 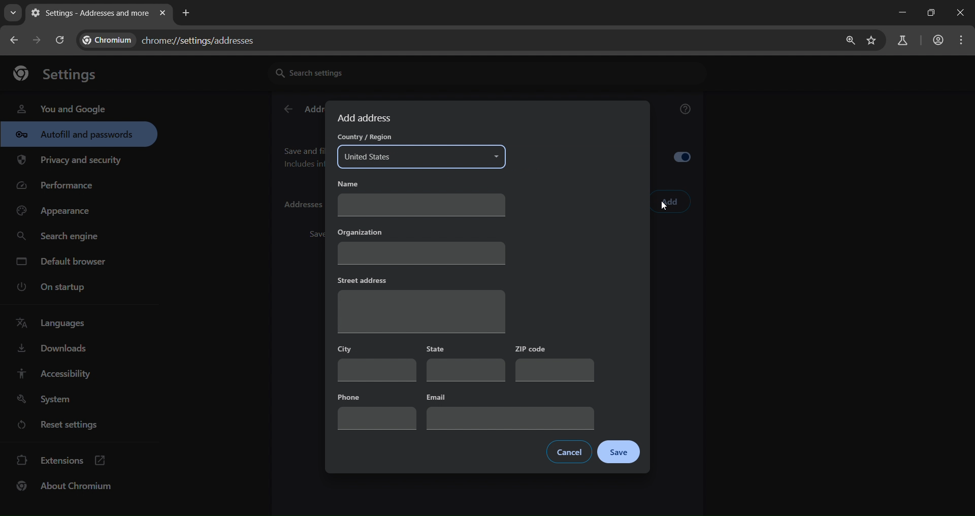 I want to click on bout chromium, so click(x=66, y=486).